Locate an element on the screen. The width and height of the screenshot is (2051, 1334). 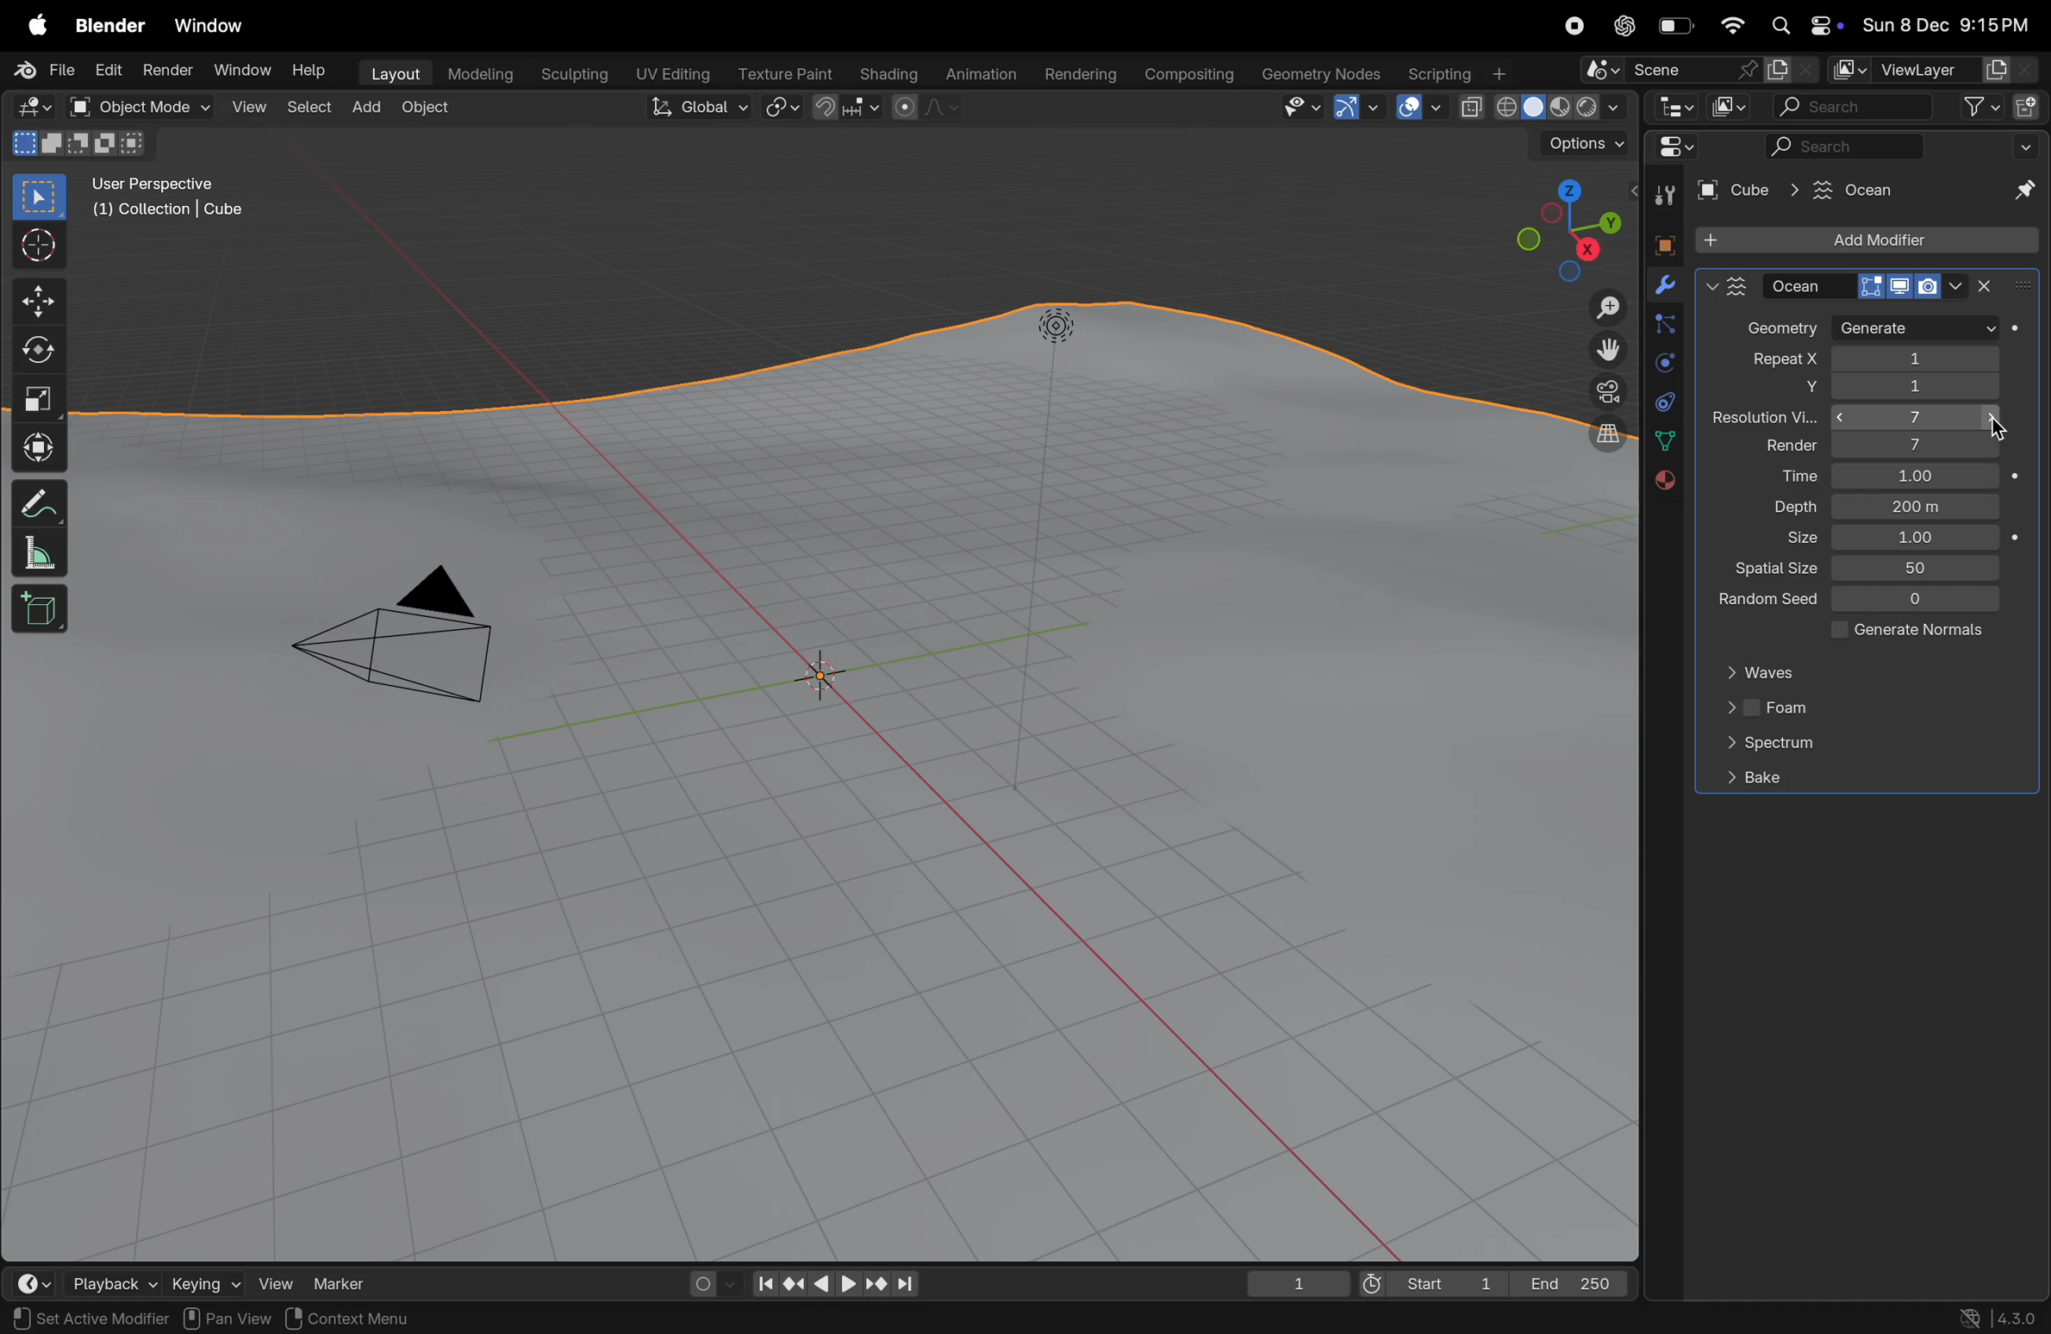
apple widgets is located at coordinates (1801, 27).